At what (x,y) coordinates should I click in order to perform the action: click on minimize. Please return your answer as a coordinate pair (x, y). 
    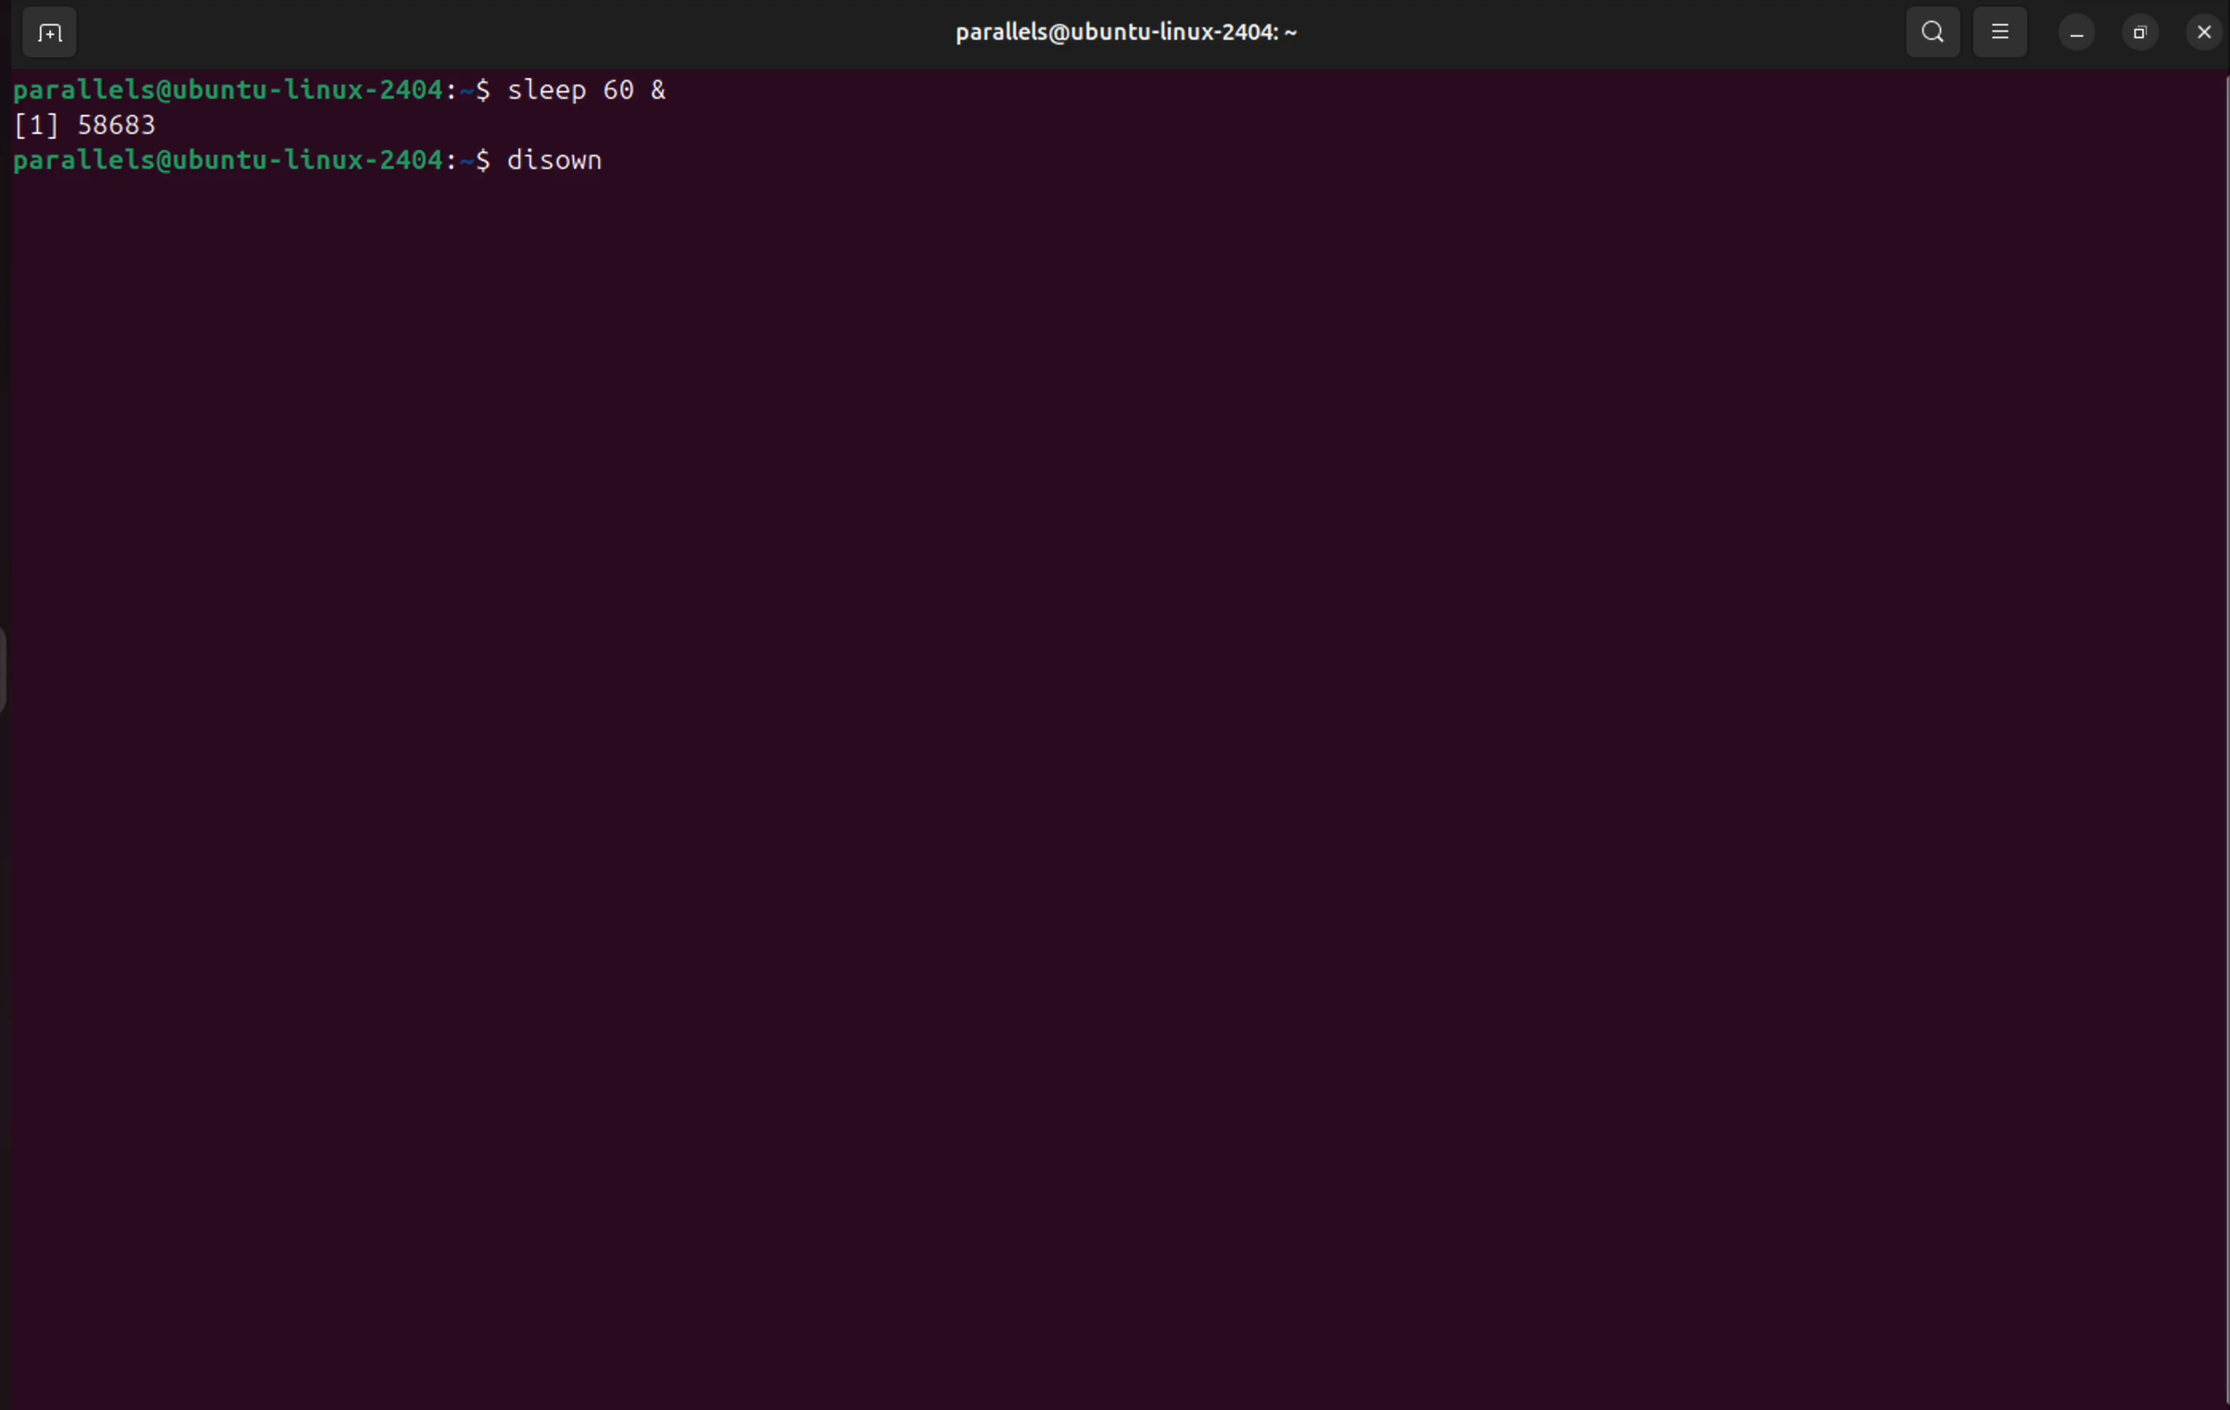
    Looking at the image, I should click on (2078, 33).